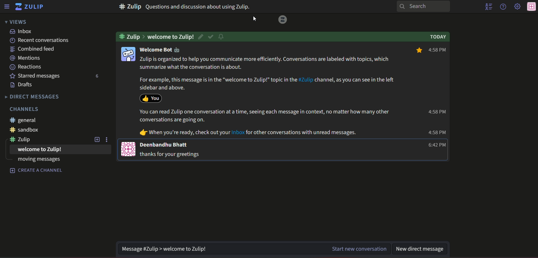 This screenshot has height=258, width=538. Describe the element at coordinates (531, 7) in the screenshot. I see `personal menu` at that location.